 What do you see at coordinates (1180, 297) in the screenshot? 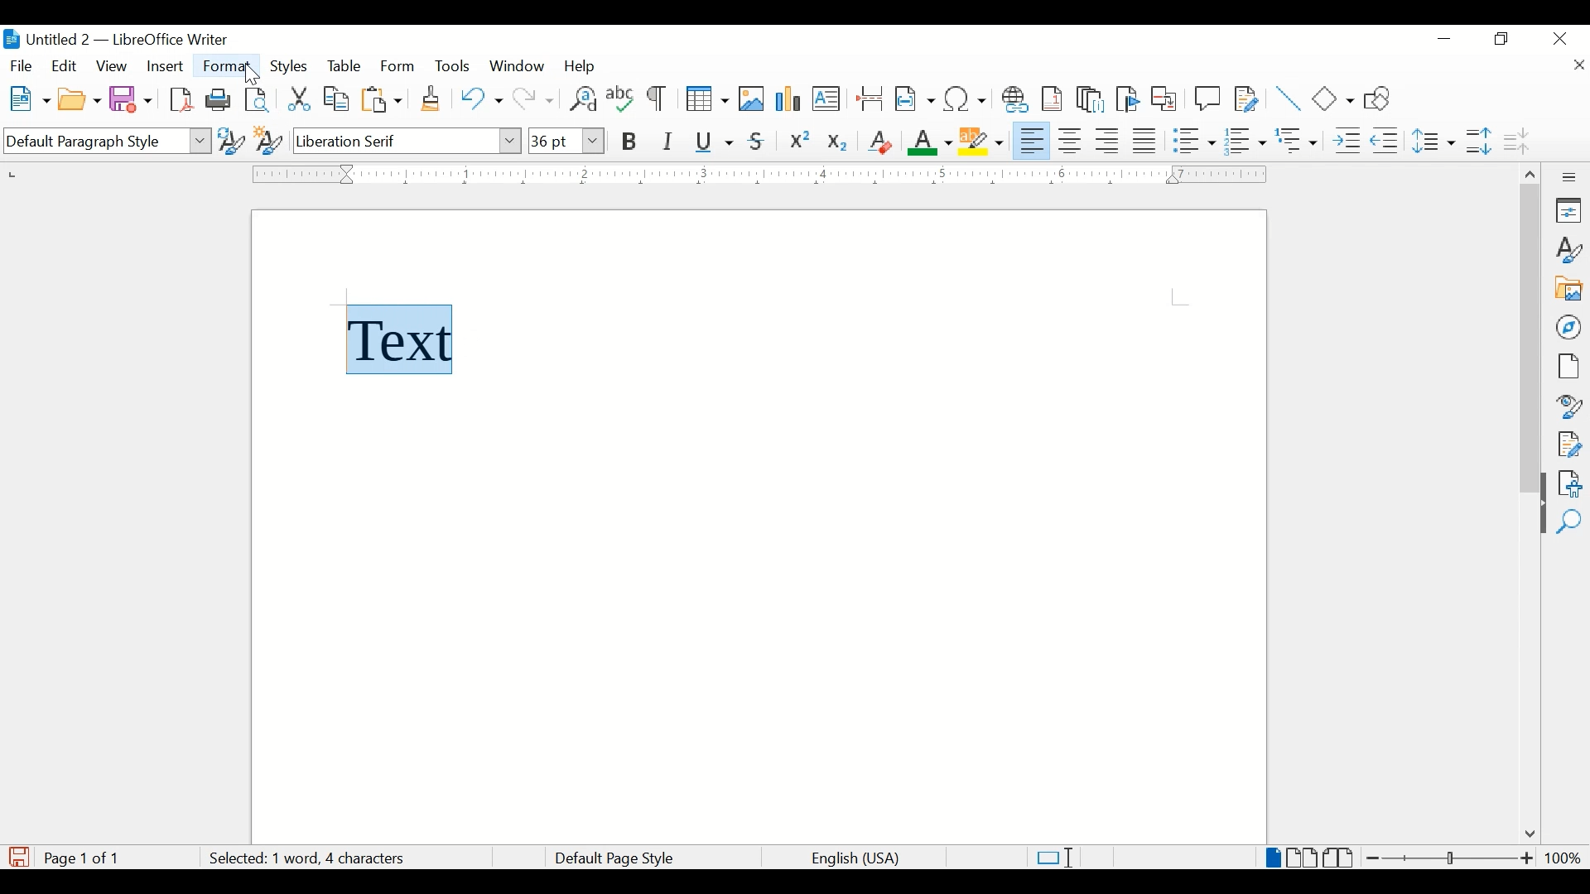
I see `guides` at bounding box center [1180, 297].